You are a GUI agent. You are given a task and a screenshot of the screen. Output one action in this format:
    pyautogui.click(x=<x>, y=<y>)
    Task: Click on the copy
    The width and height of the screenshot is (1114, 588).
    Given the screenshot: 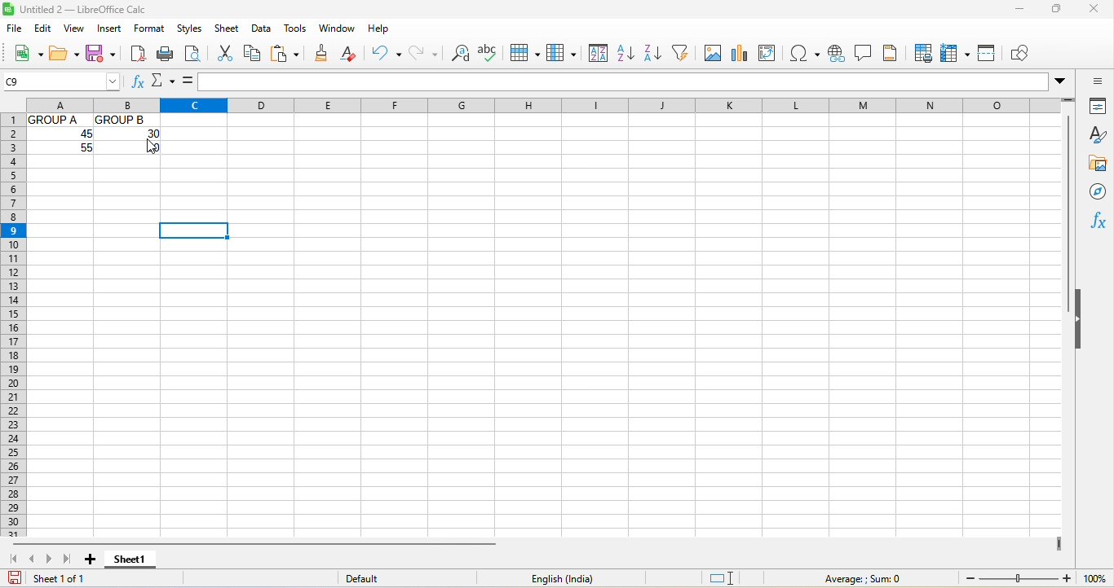 What is the action you would take?
    pyautogui.click(x=254, y=54)
    